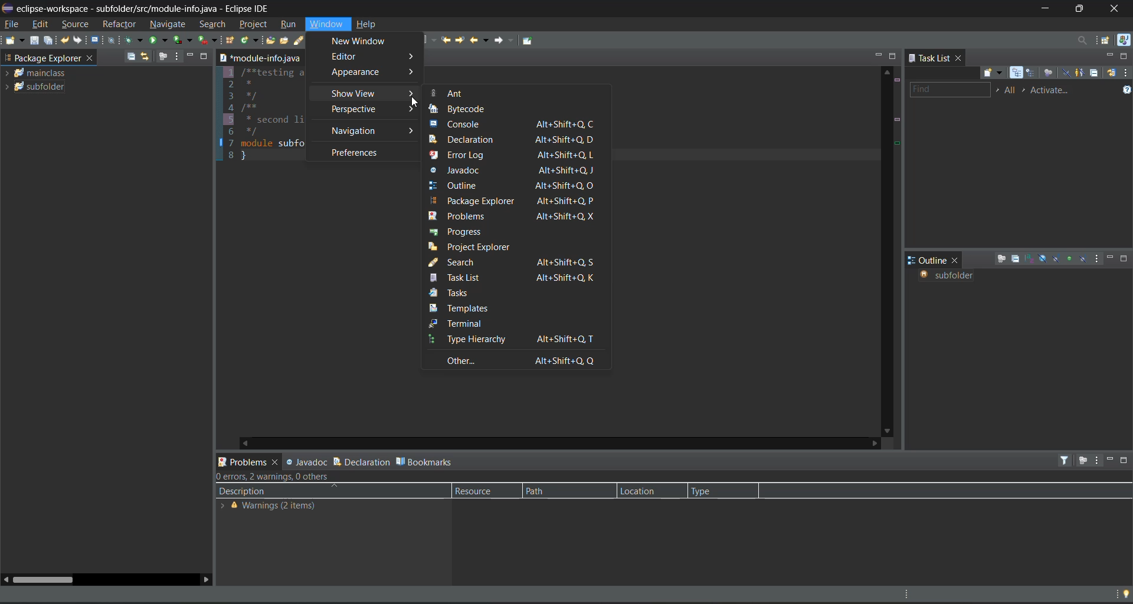  Describe the element at coordinates (185, 40) in the screenshot. I see `coverage` at that location.